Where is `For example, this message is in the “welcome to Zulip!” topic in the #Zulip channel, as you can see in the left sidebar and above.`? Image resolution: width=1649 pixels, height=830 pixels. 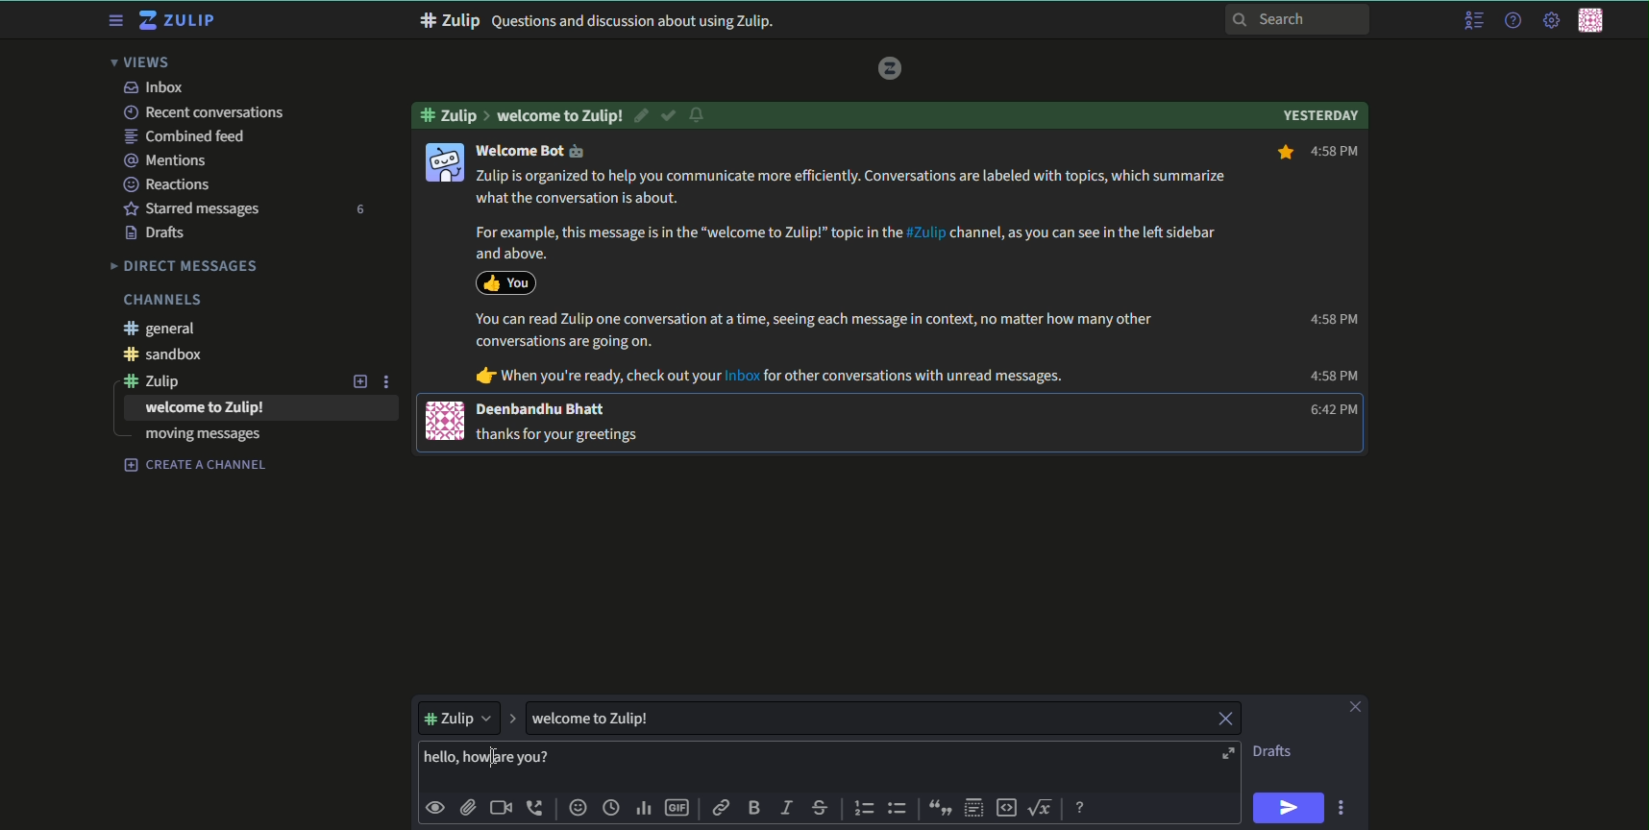
For example, this message is in the “welcome to Zulip!” topic in the #Zulip channel, as you can see in the left sidebar and above. is located at coordinates (841, 242).